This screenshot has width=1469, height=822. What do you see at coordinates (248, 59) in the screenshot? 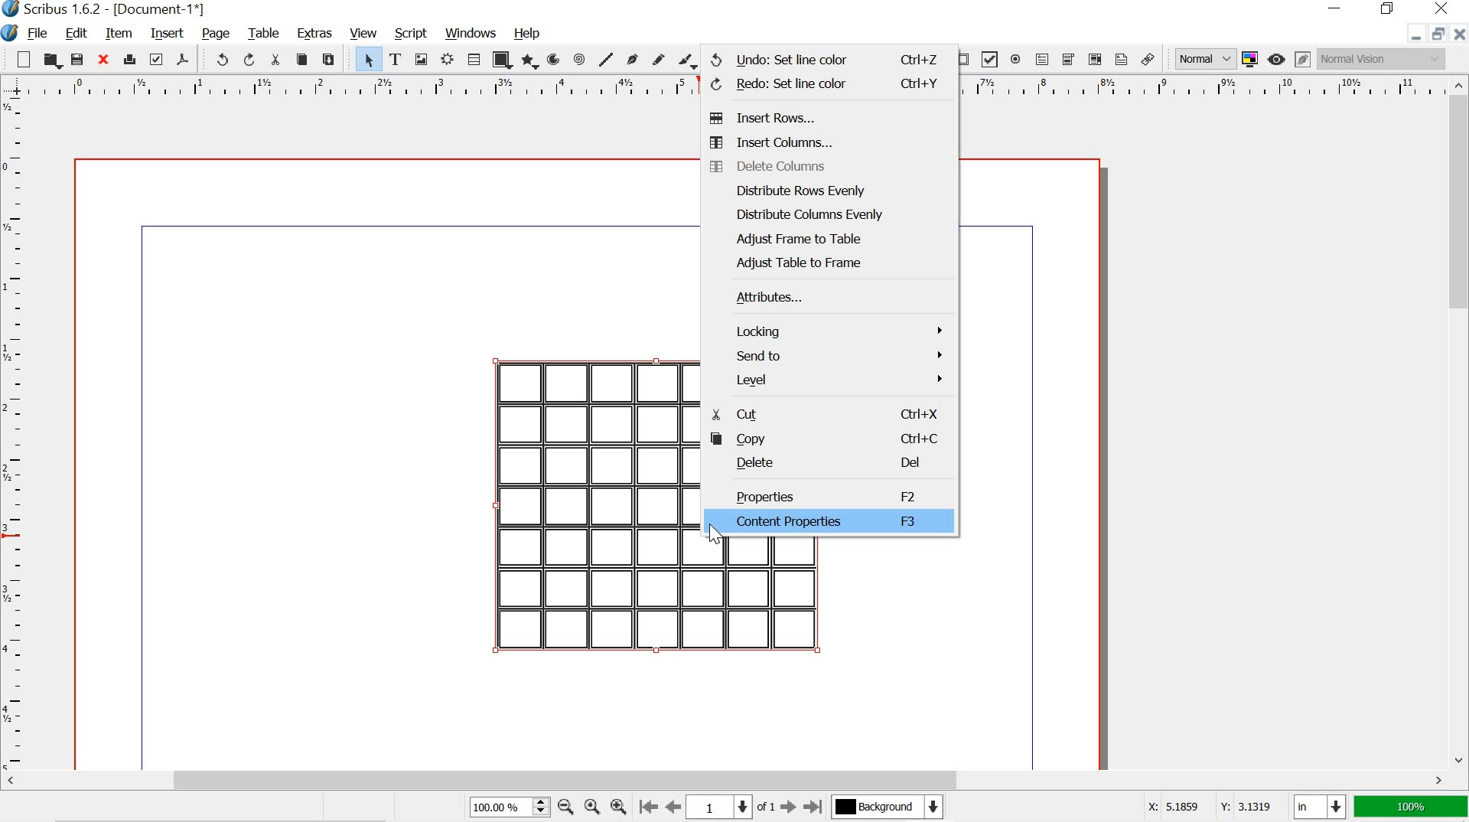
I see `redo` at bounding box center [248, 59].